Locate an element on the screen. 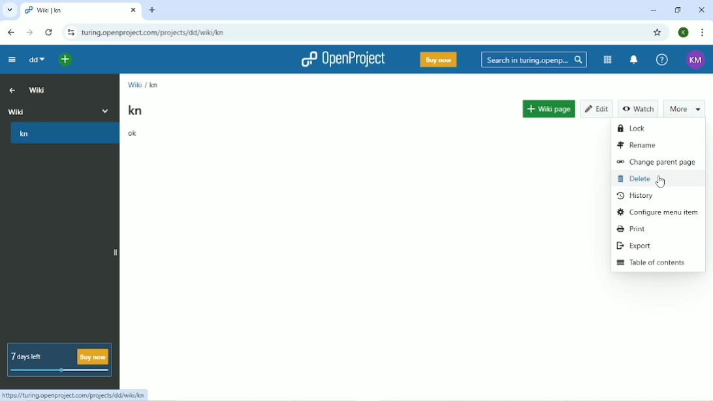 Image resolution: width=713 pixels, height=401 pixels. Change parent page is located at coordinates (656, 163).